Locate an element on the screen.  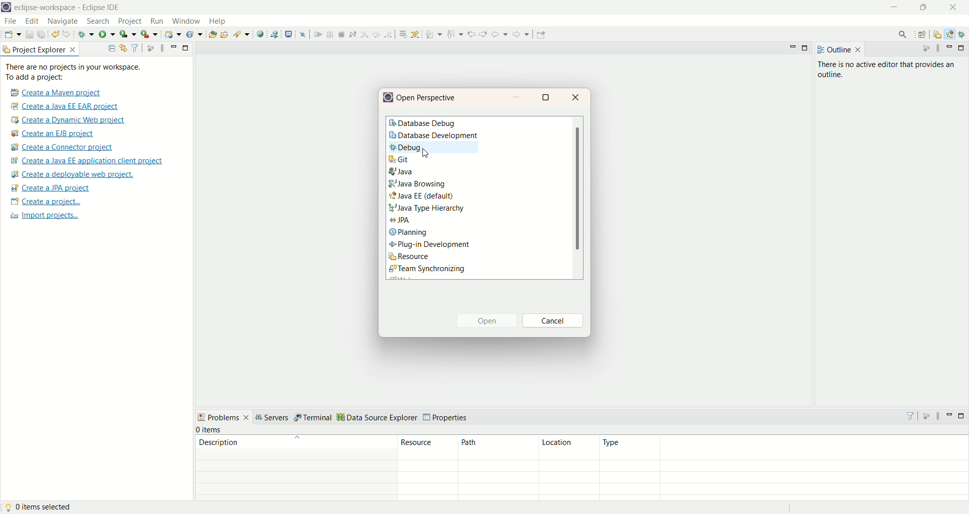
create a connector project is located at coordinates (62, 149).